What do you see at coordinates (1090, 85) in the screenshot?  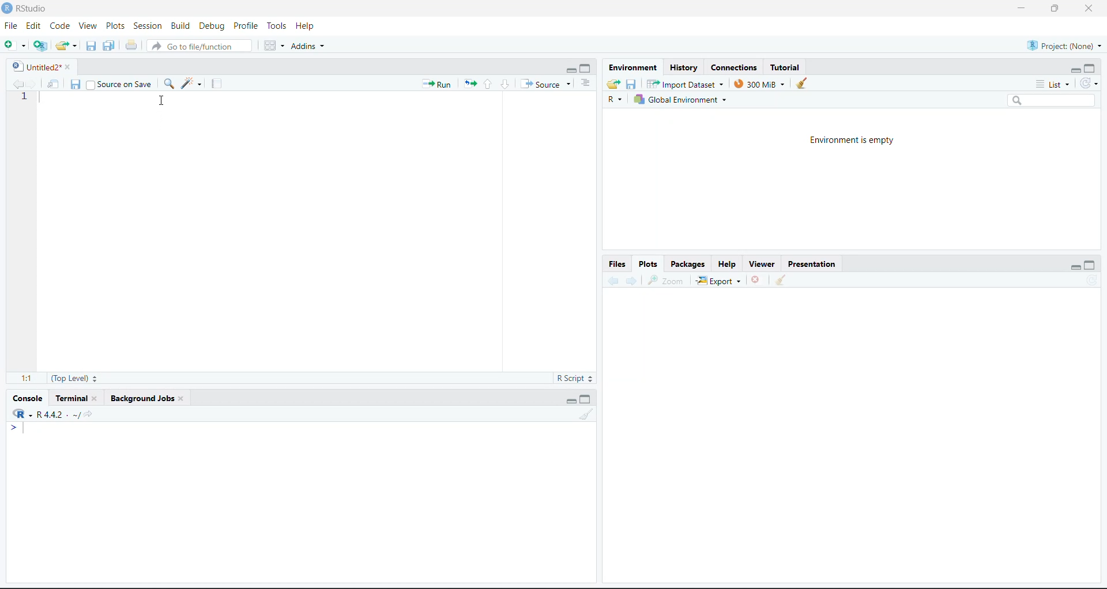 I see `refresh` at bounding box center [1090, 85].